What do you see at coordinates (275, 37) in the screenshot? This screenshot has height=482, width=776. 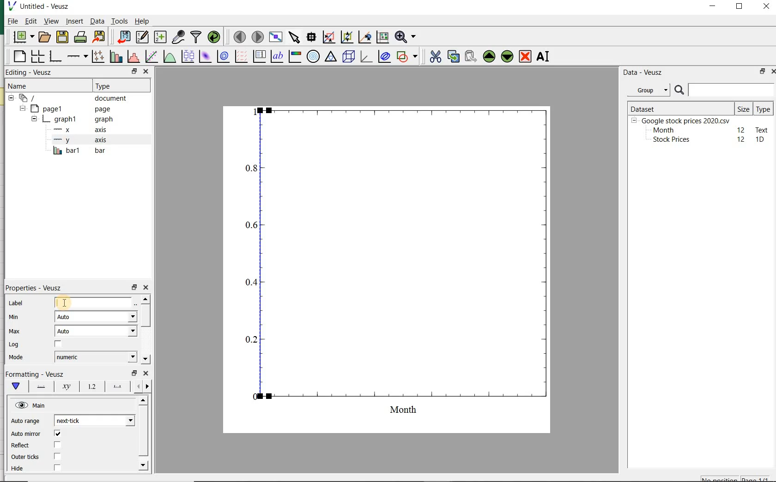 I see `view plot full screen` at bounding box center [275, 37].